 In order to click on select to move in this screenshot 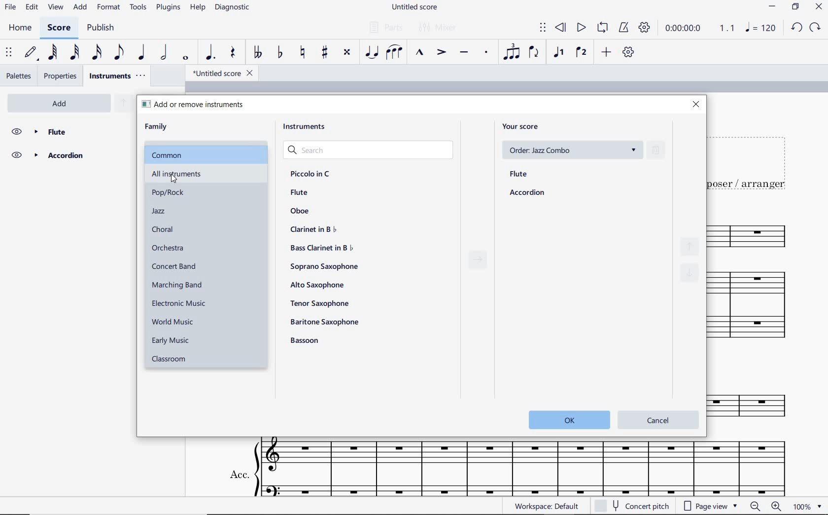, I will do `click(543, 28)`.